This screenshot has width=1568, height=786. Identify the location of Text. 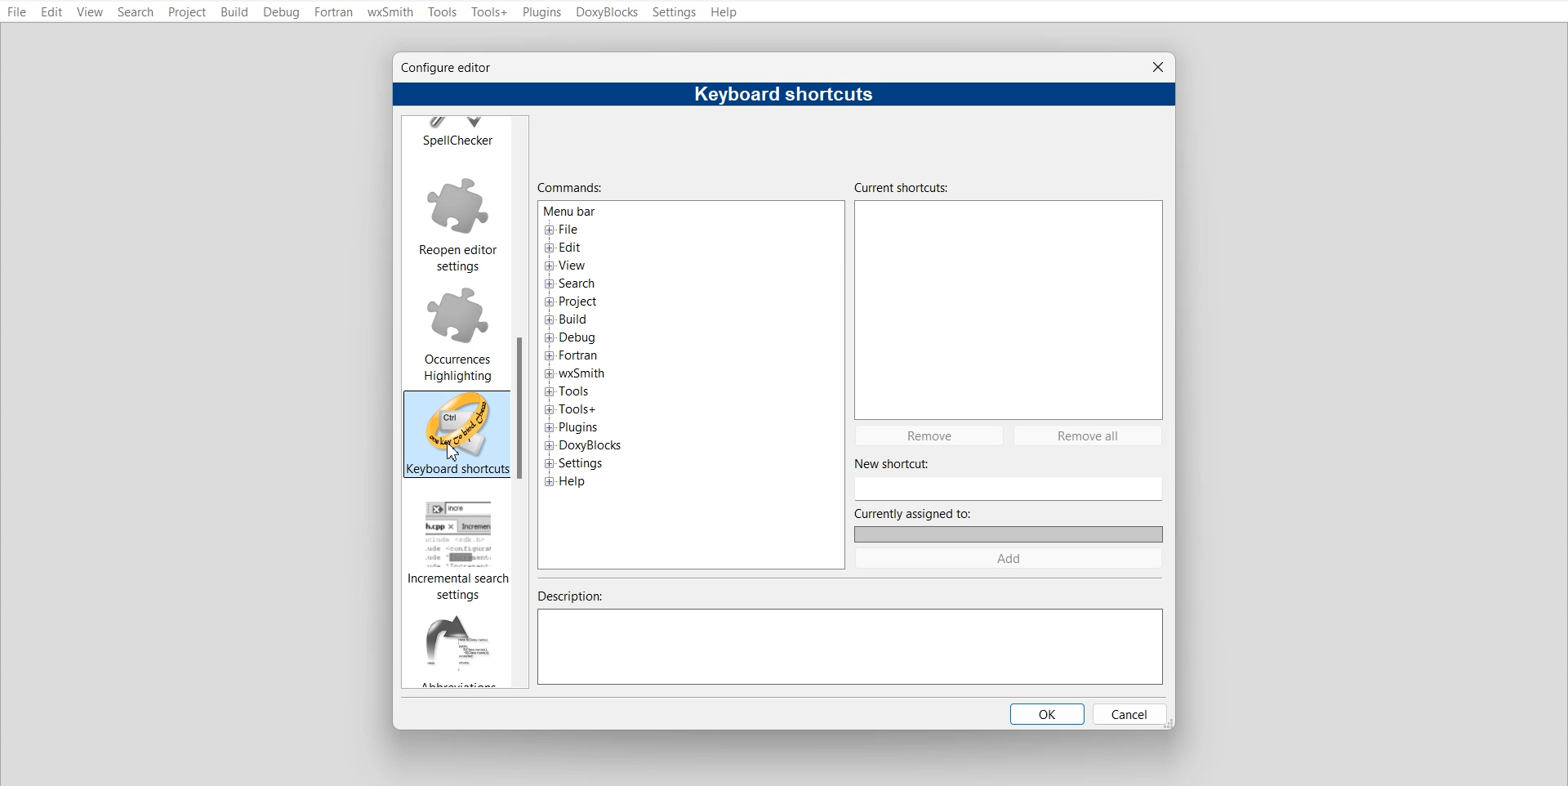
(569, 188).